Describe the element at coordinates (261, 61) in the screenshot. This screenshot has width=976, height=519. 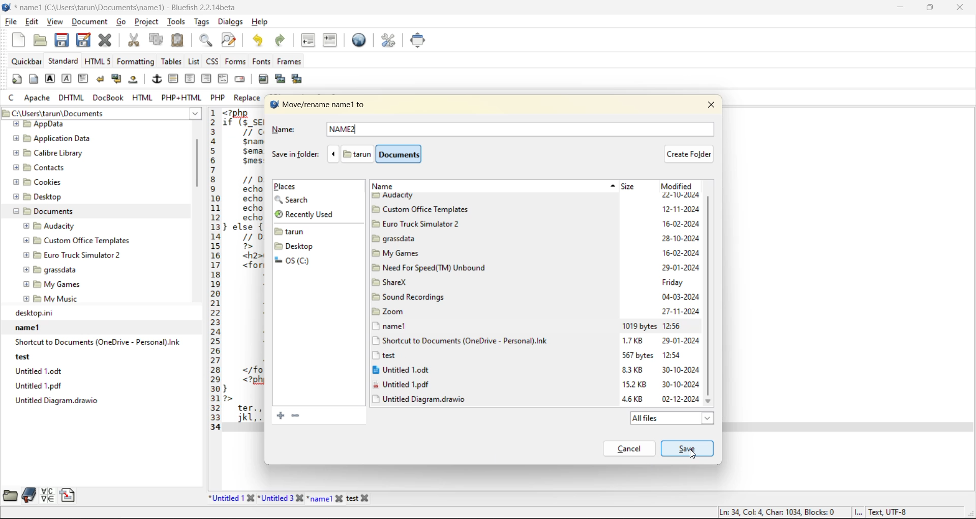
I see `fonts ` at that location.